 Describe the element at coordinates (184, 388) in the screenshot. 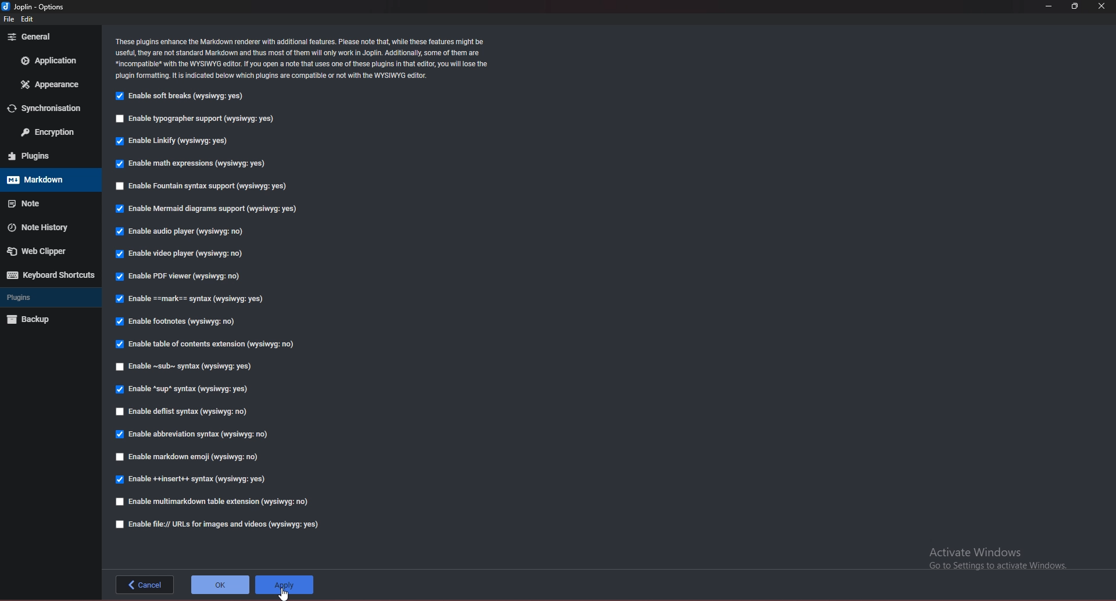

I see `enable sup syntax` at that location.